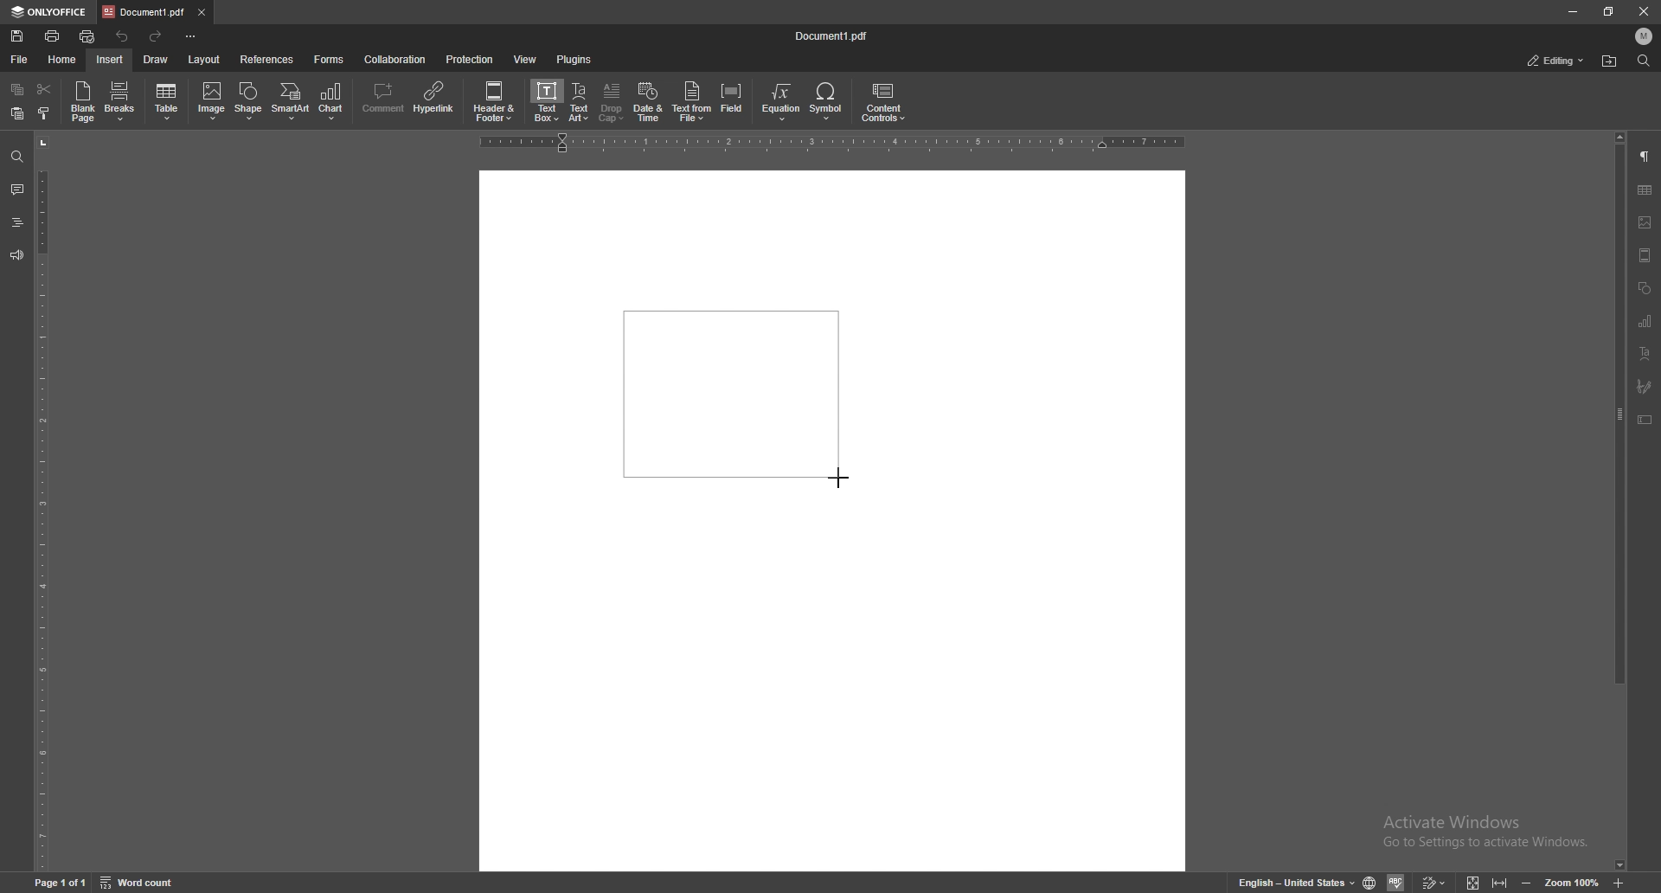  What do you see at coordinates (1645, 14) in the screenshot?
I see `close` at bounding box center [1645, 14].